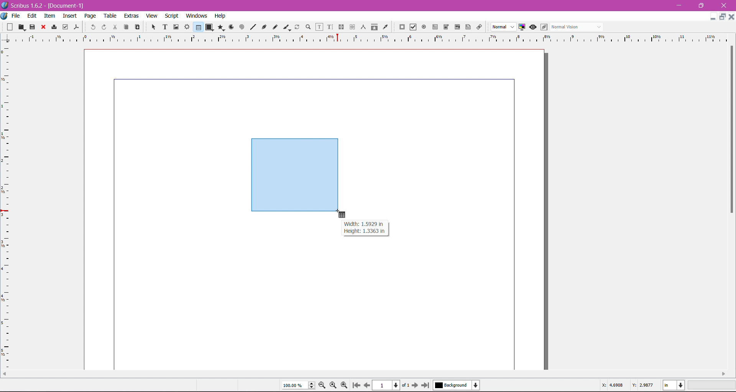  I want to click on Spiral, so click(241, 26).